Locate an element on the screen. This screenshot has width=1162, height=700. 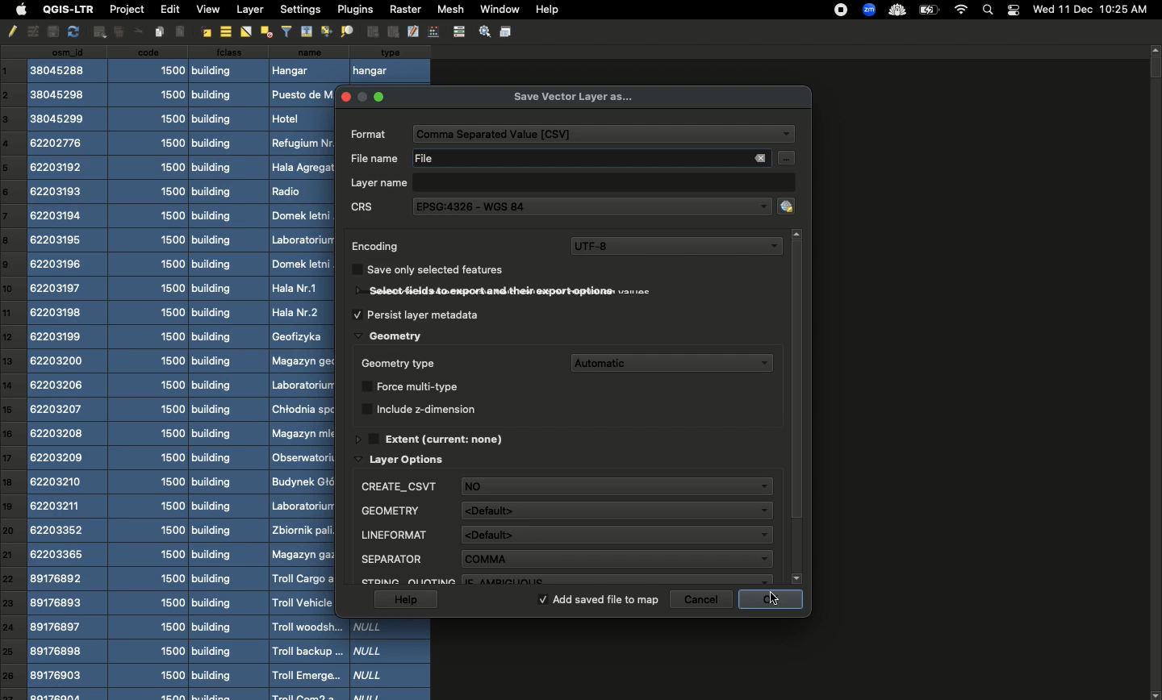
Include z-dimension is located at coordinates (429, 407).